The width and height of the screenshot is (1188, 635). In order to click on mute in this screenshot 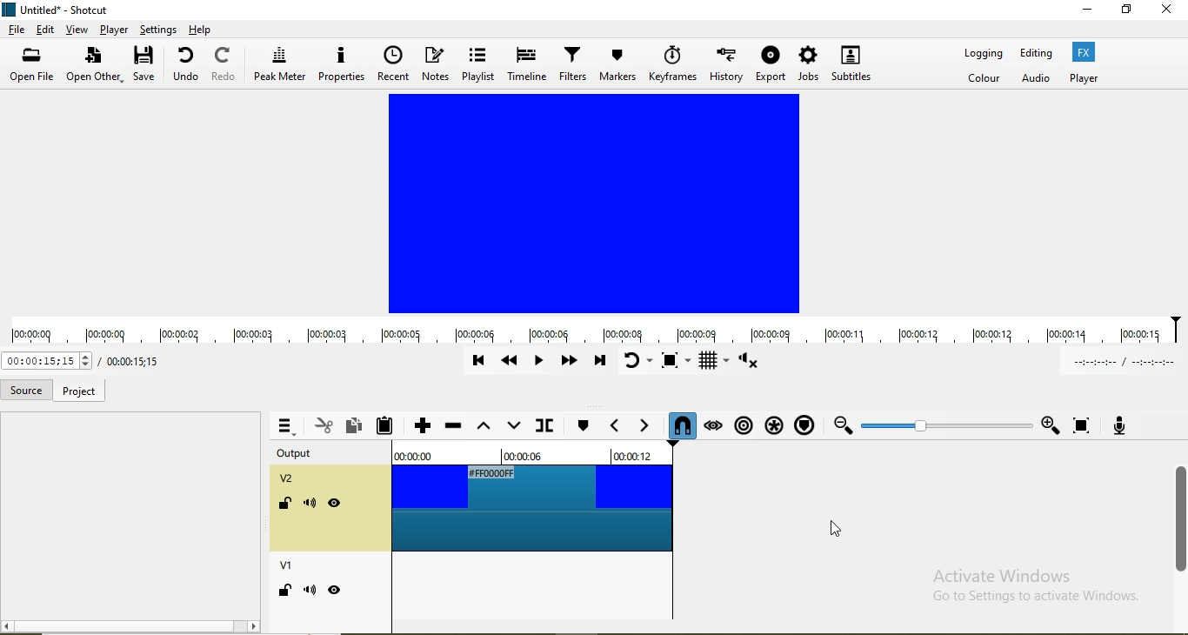, I will do `click(310, 590)`.